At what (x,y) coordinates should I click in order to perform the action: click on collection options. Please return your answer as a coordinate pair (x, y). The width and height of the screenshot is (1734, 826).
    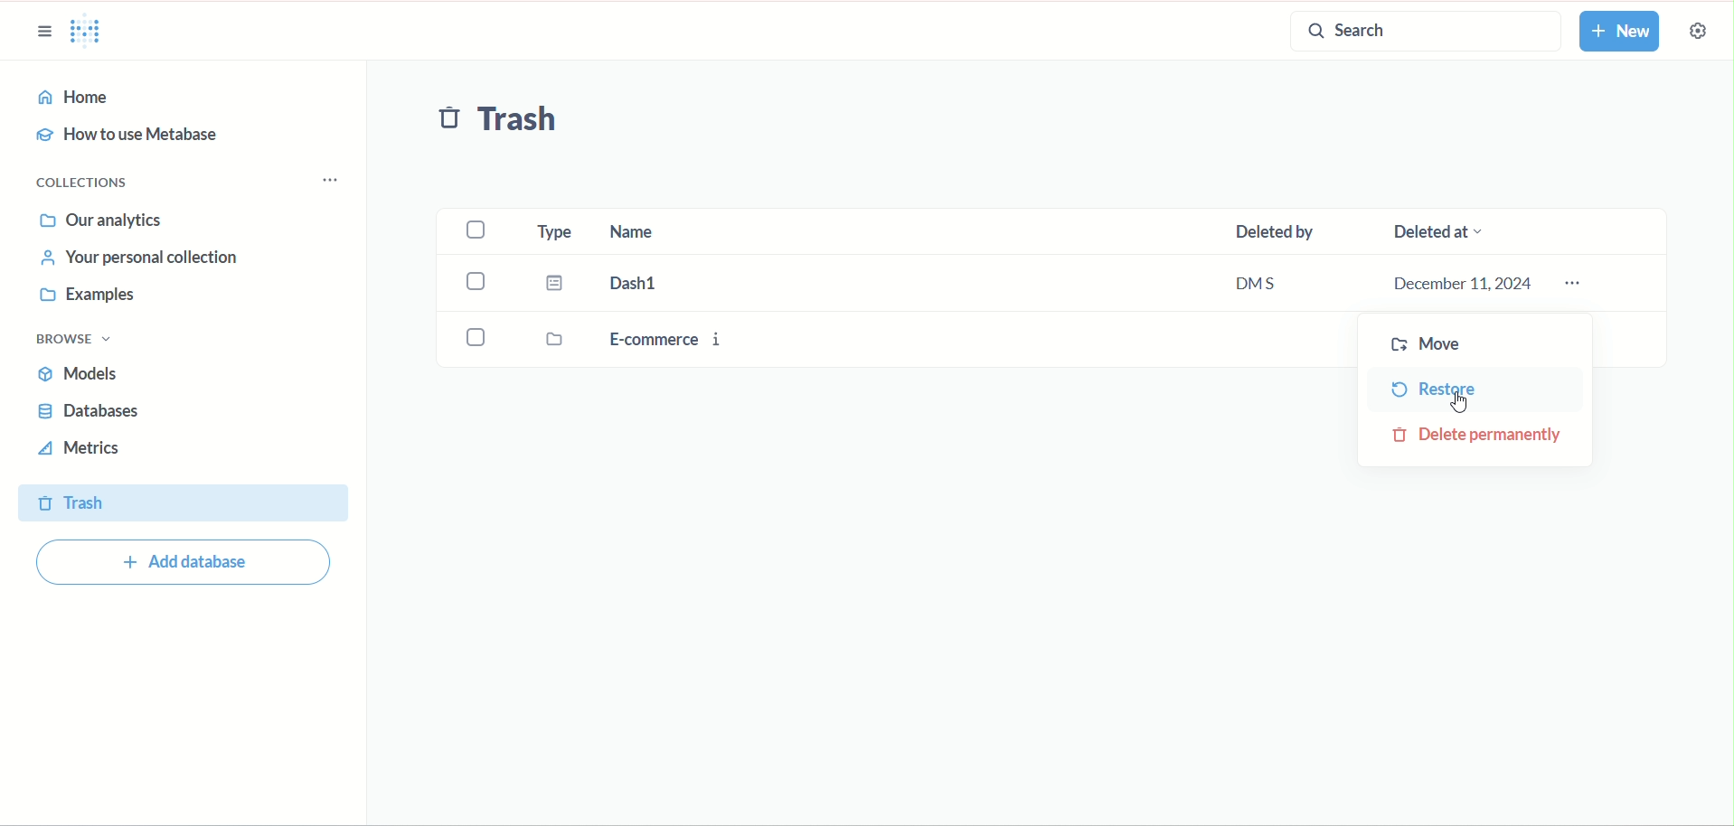
    Looking at the image, I should click on (337, 174).